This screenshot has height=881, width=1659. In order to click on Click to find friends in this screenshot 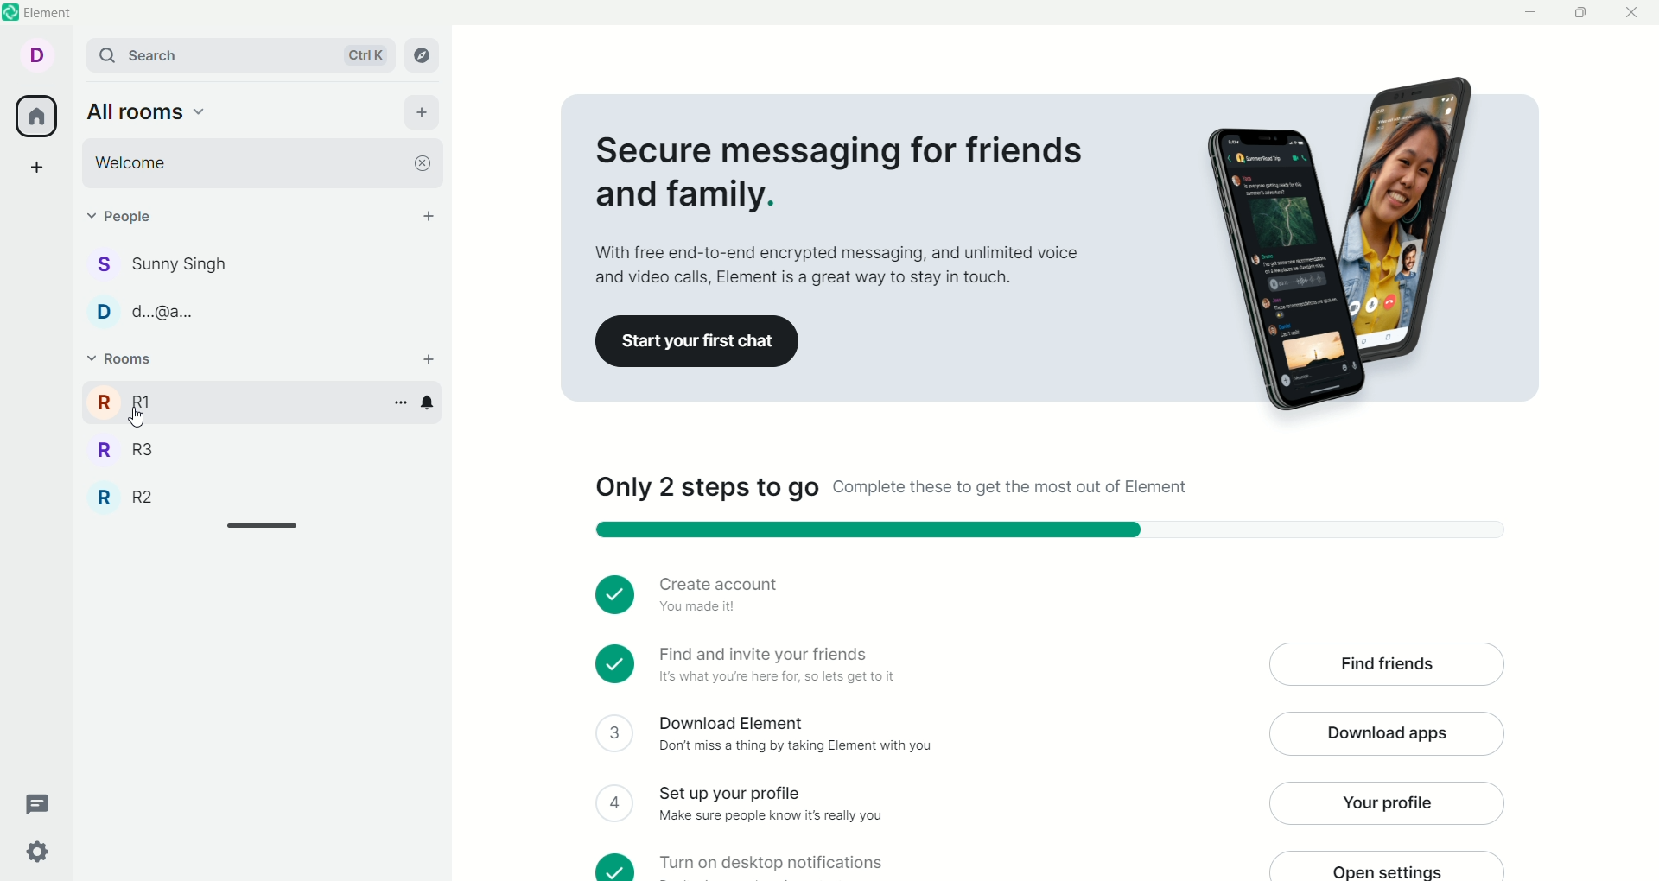, I will do `click(1386, 664)`.